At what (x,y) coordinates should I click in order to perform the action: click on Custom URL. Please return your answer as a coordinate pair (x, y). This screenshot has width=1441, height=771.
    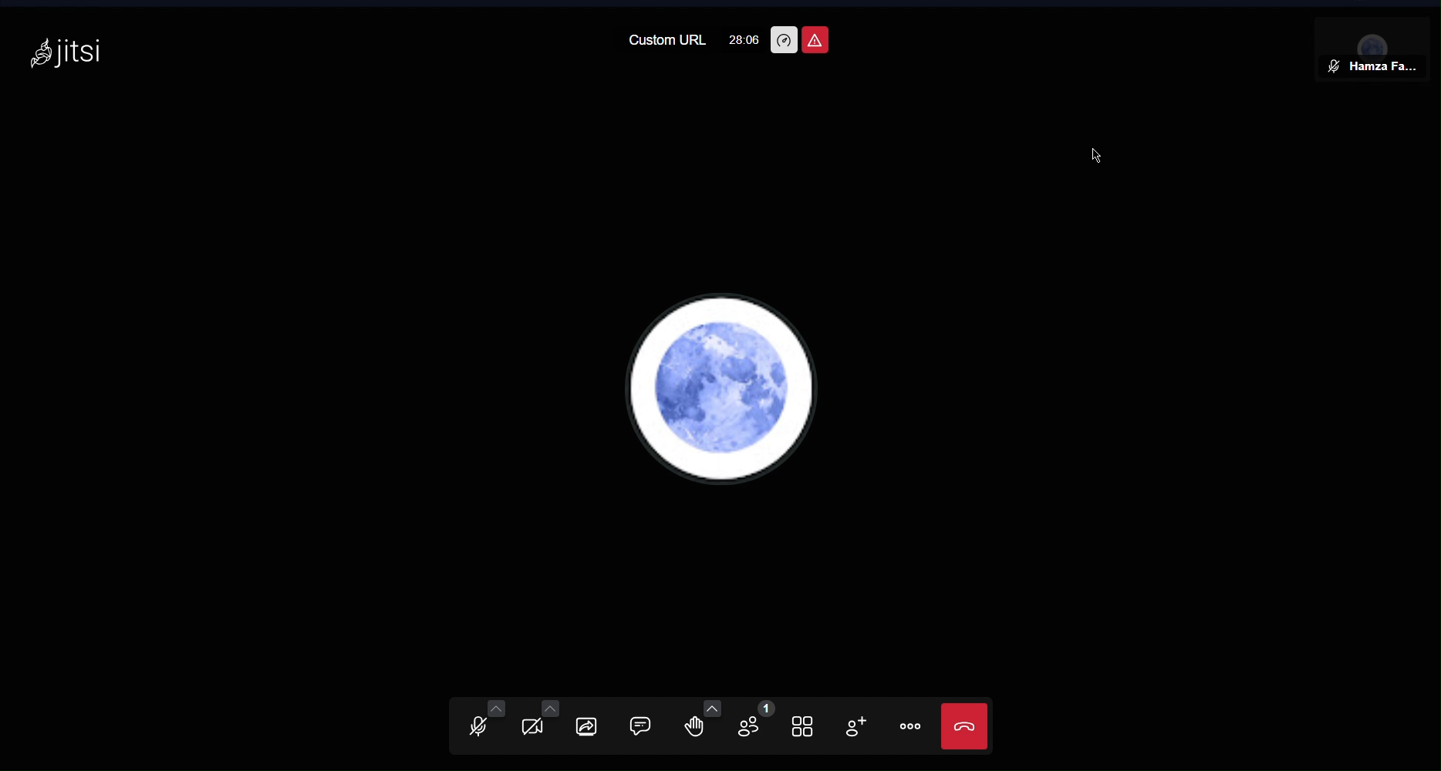
    Looking at the image, I should click on (666, 42).